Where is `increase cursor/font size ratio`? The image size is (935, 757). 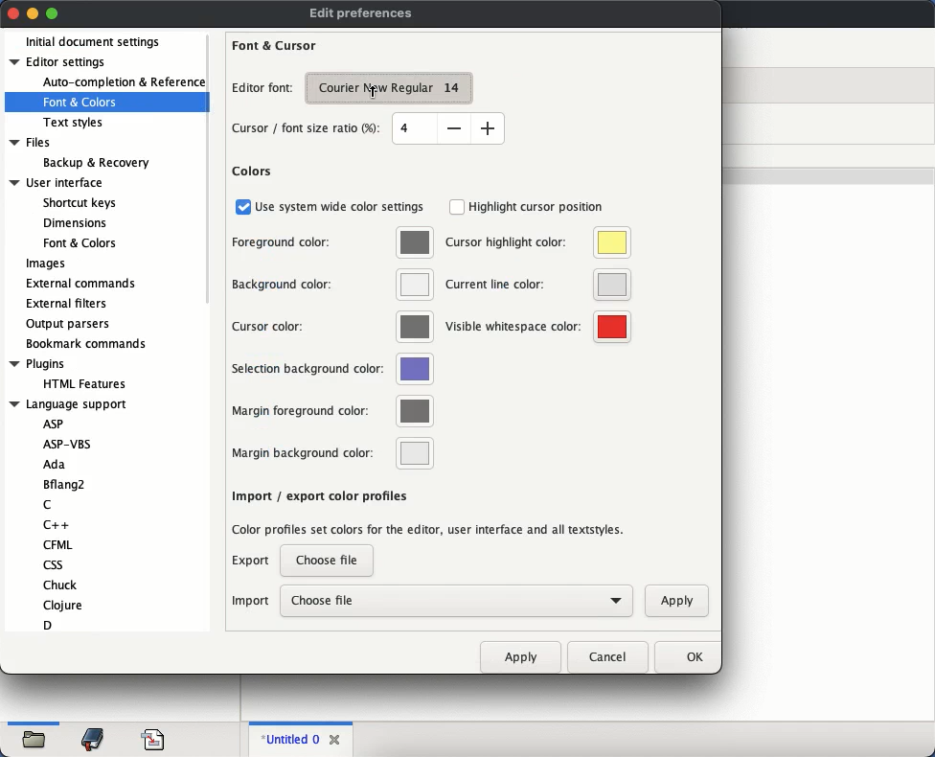 increase cursor/font size ratio is located at coordinates (488, 127).